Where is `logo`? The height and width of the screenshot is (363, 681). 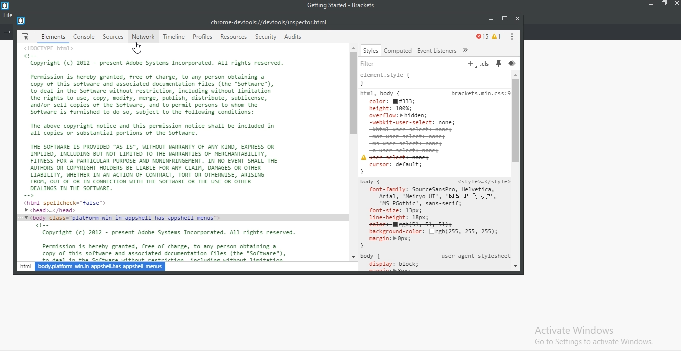
logo is located at coordinates (21, 19).